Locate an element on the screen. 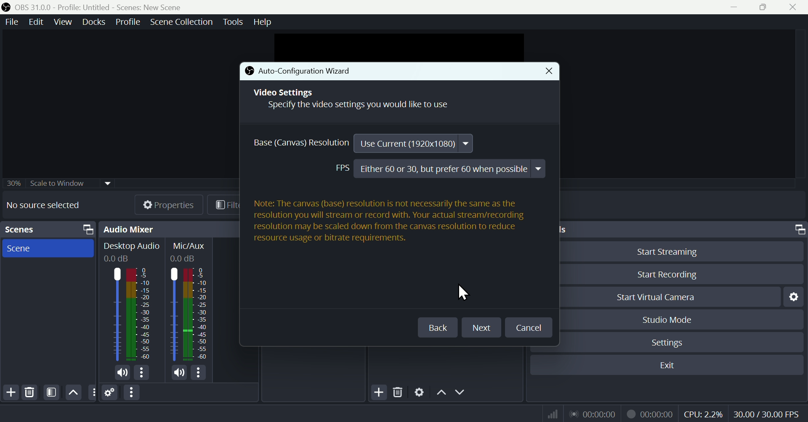 This screenshot has width=808, height=422. Cancel is located at coordinates (528, 328).